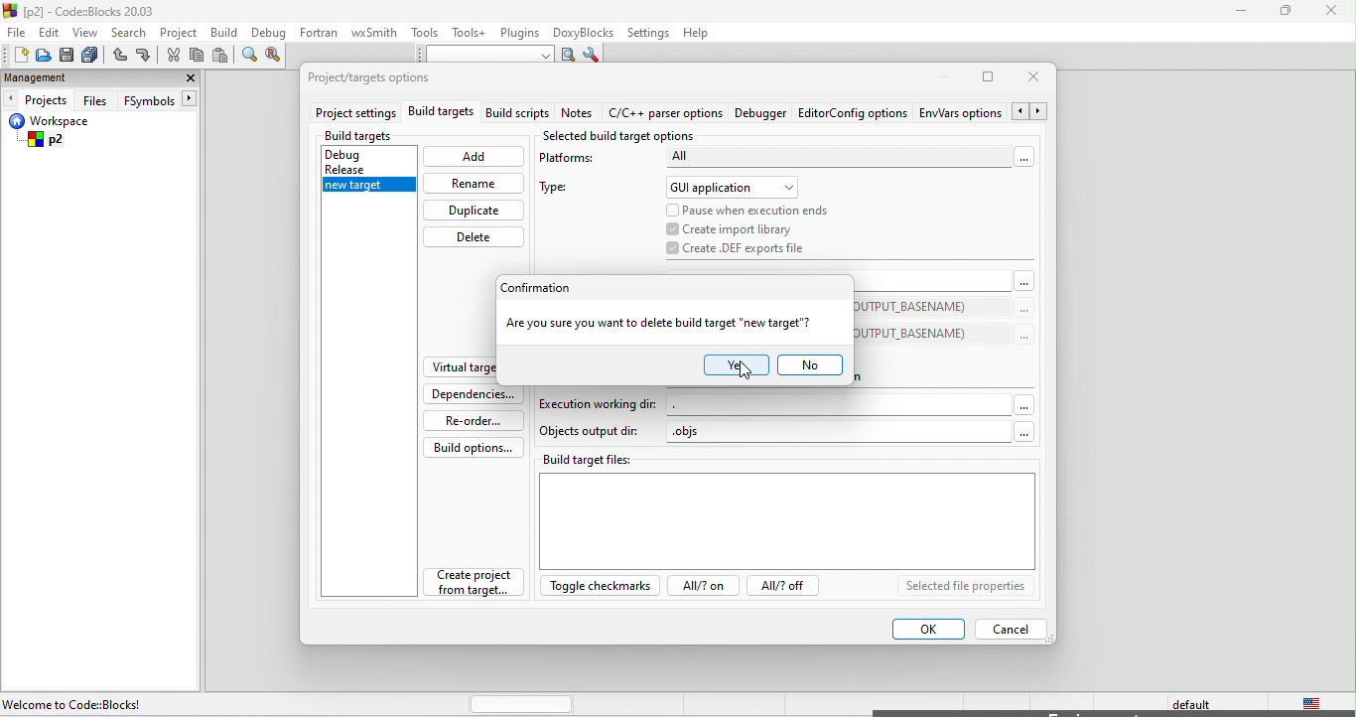 This screenshot has height=717, width=1356. What do you see at coordinates (362, 152) in the screenshot?
I see `debug` at bounding box center [362, 152].